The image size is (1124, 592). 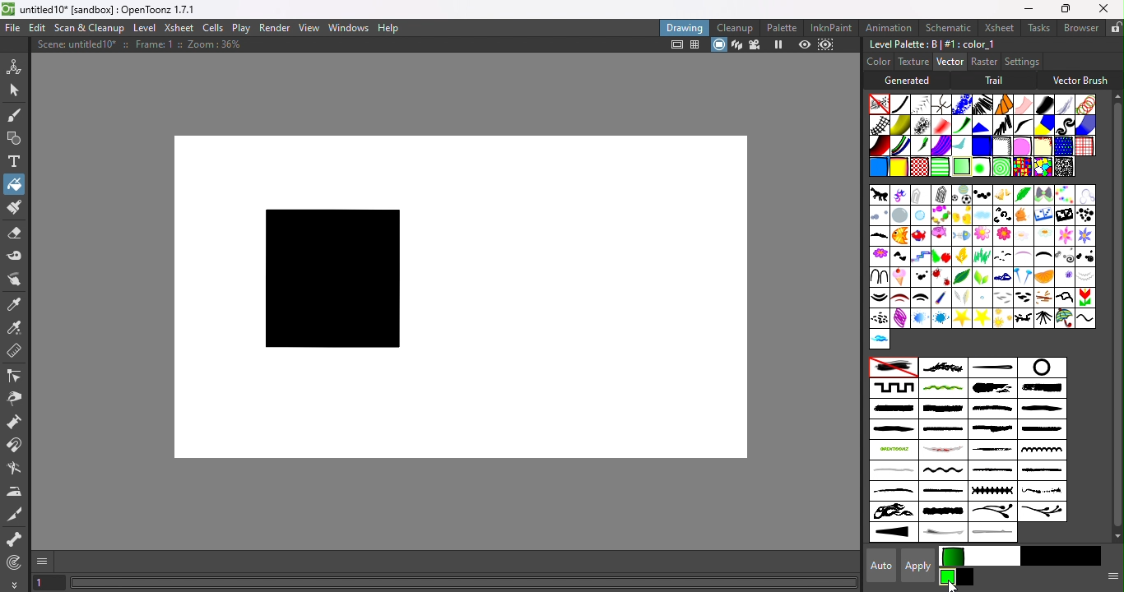 What do you see at coordinates (940, 256) in the screenshot?
I see `fruit` at bounding box center [940, 256].